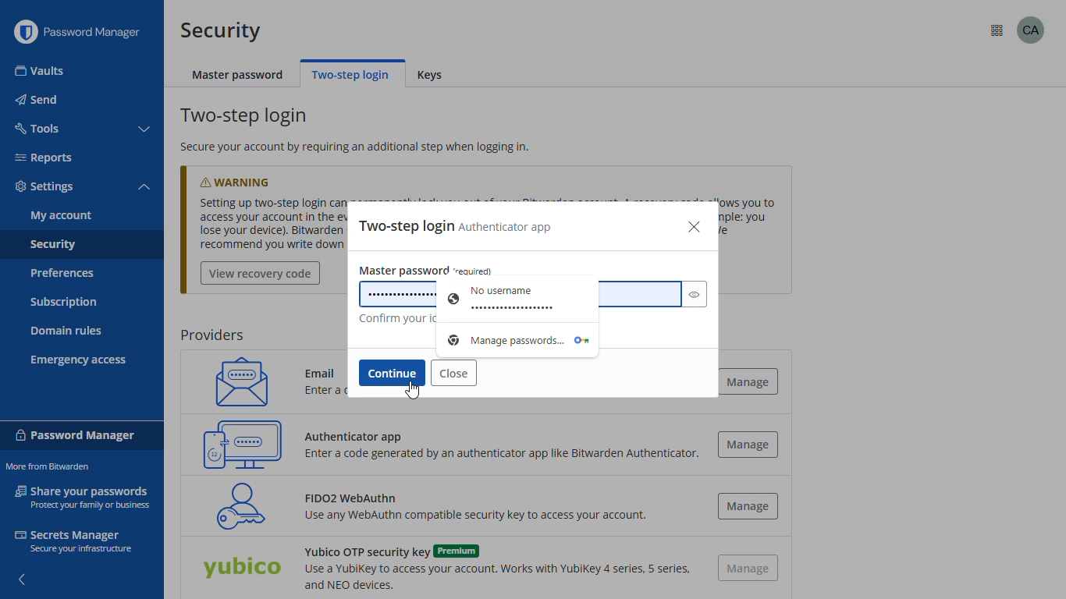  I want to click on two-step login authenticator app, so click(453, 228).